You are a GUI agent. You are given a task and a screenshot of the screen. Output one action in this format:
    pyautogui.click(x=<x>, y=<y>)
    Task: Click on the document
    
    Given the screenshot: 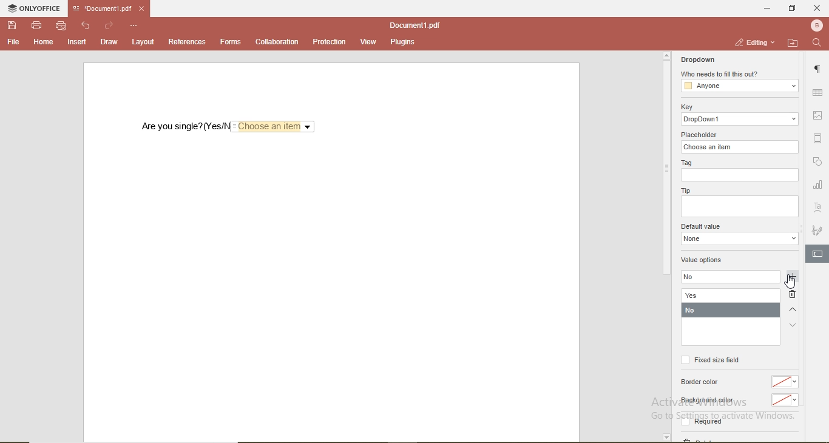 What is the action you would take?
    pyautogui.click(x=413, y=25)
    